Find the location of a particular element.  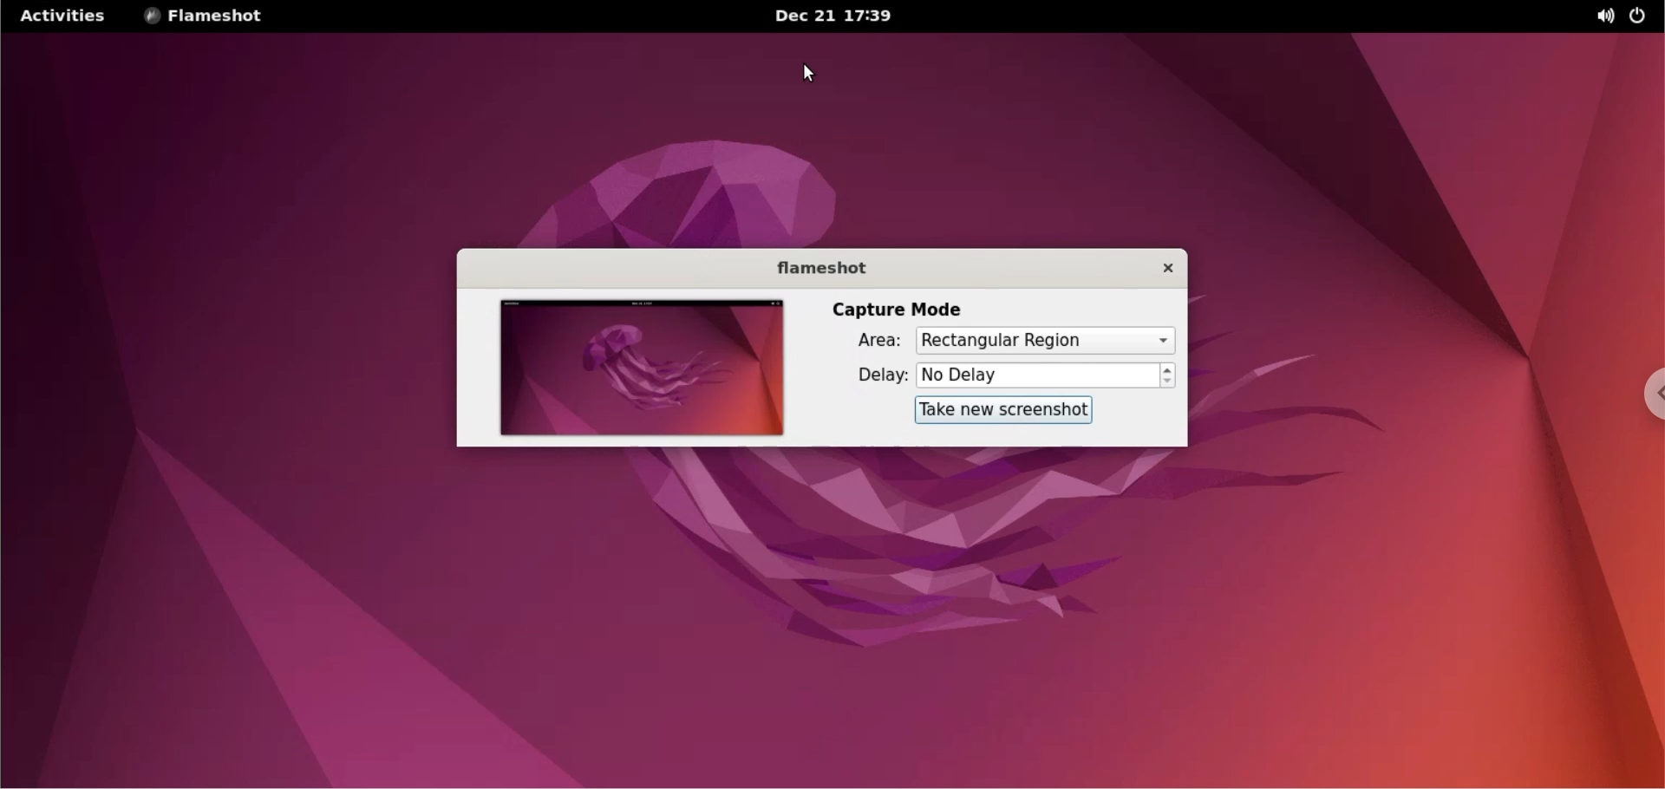

flameshot  is located at coordinates (818, 268).